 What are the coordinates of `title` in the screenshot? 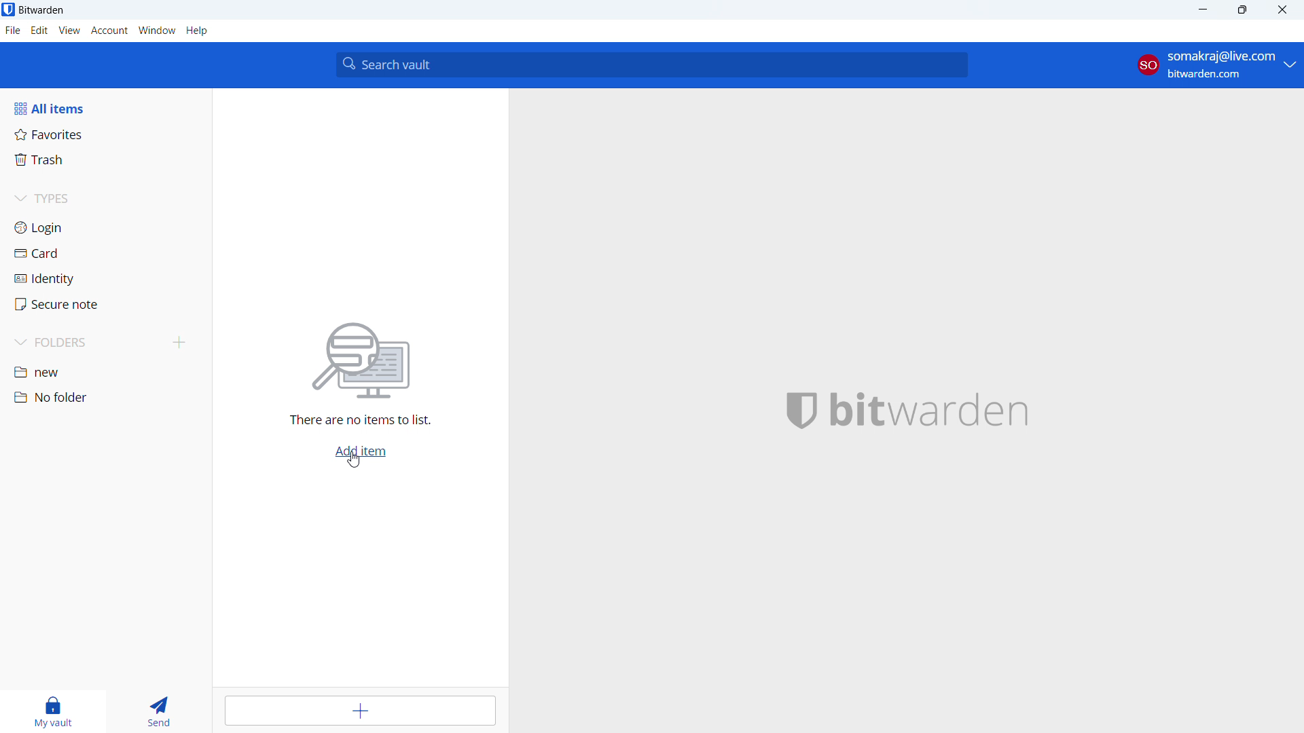 It's located at (41, 10).